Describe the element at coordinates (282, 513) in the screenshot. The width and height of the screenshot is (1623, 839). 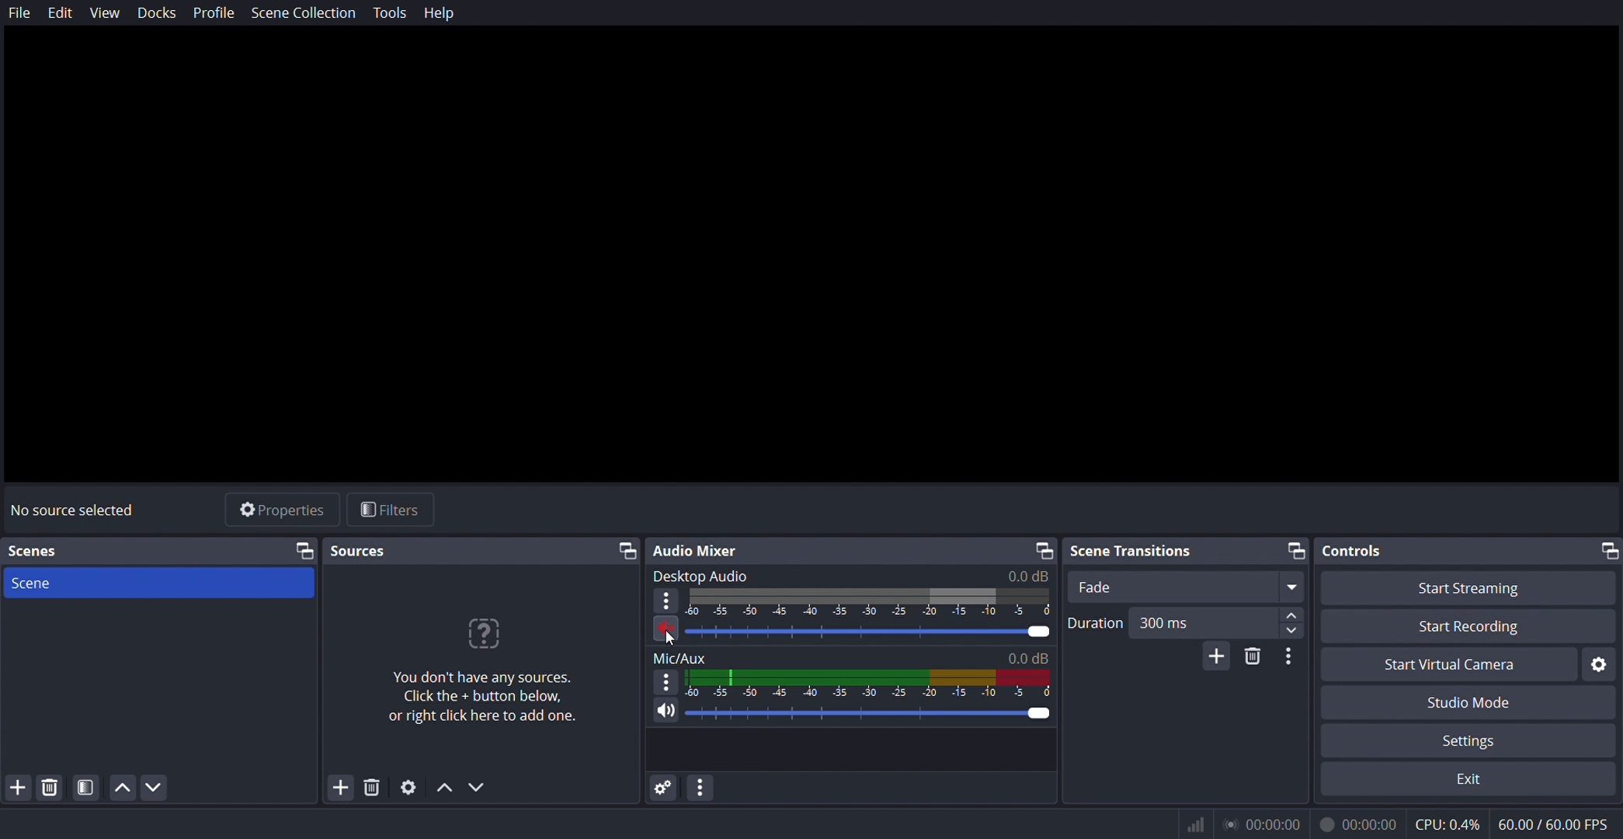
I see `properties` at that location.